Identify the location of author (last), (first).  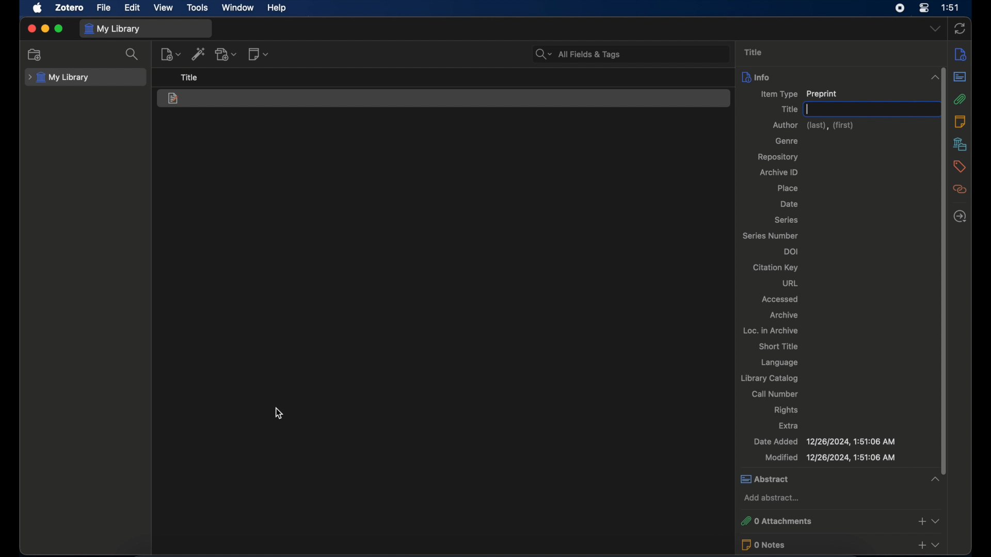
(812, 125).